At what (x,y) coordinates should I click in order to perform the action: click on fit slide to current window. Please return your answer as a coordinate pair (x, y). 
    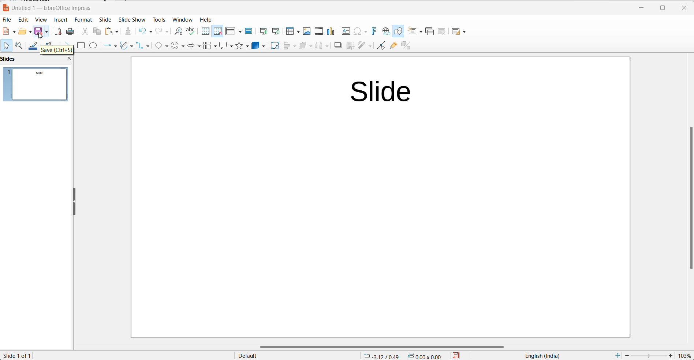
    Looking at the image, I should click on (616, 355).